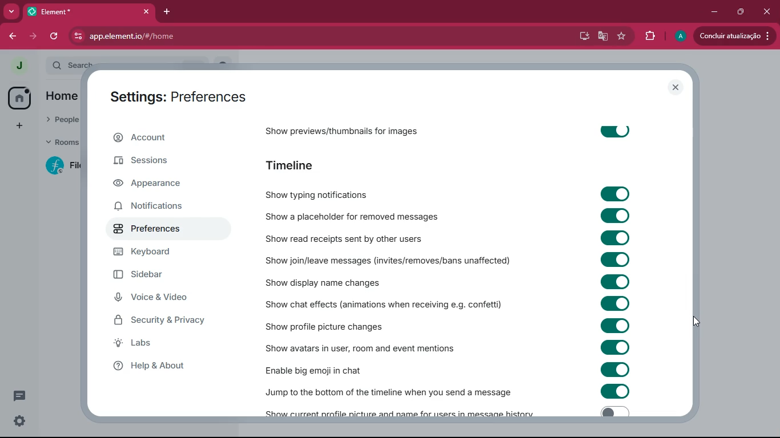 Image resolution: width=780 pixels, height=438 pixels. What do you see at coordinates (18, 66) in the screenshot?
I see `j` at bounding box center [18, 66].